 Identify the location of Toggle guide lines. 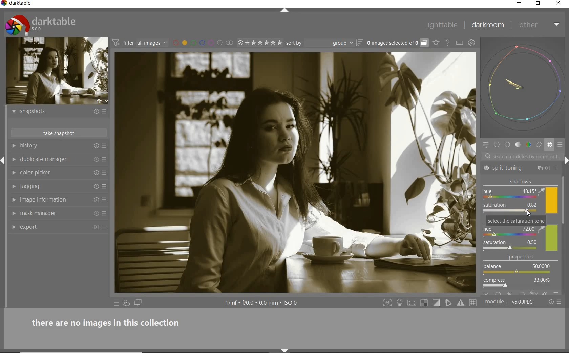
(473, 302).